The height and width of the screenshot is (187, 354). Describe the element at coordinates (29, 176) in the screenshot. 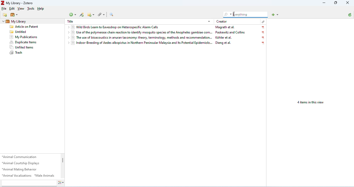

I see `*Animal Vocalizations *Male Animals` at that location.